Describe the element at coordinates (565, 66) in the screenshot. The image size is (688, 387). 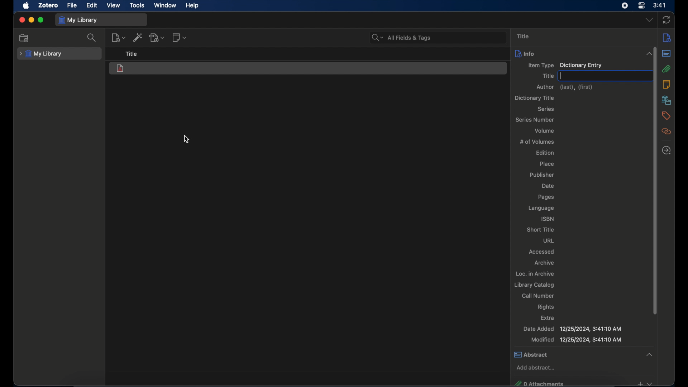
I see `item type` at that location.